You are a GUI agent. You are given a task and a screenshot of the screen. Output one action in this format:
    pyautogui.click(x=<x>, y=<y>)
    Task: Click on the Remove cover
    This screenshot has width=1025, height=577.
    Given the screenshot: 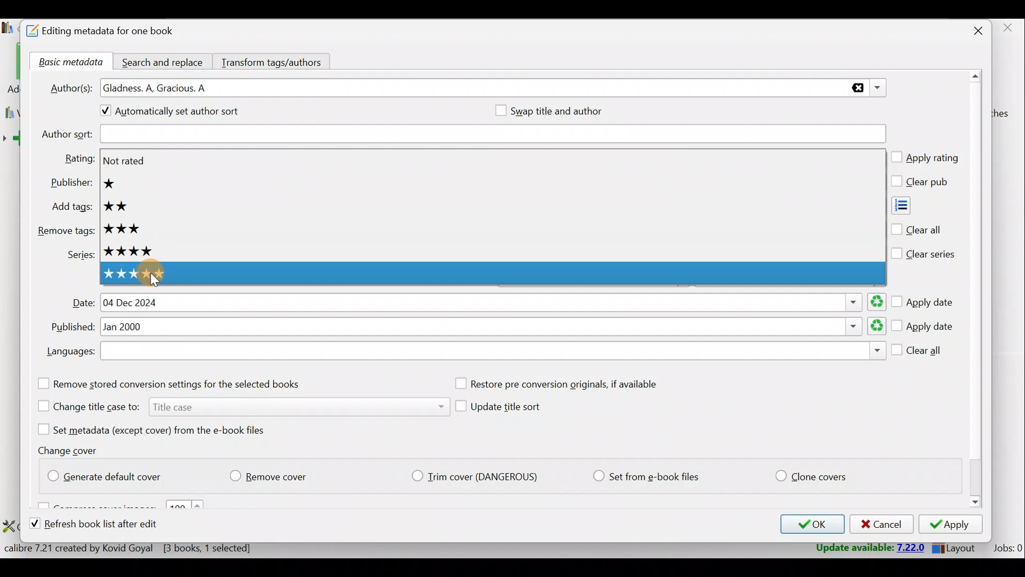 What is the action you would take?
    pyautogui.click(x=275, y=474)
    